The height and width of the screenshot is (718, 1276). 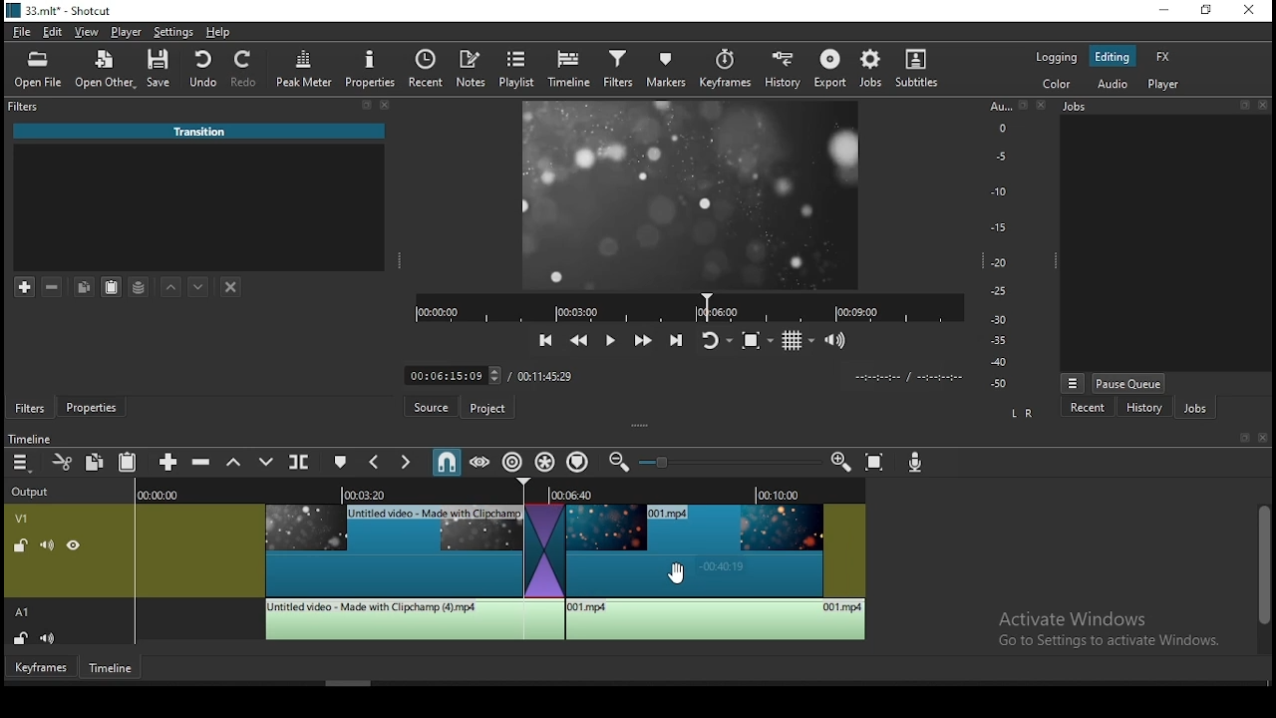 I want to click on (un)mute, so click(x=43, y=545).